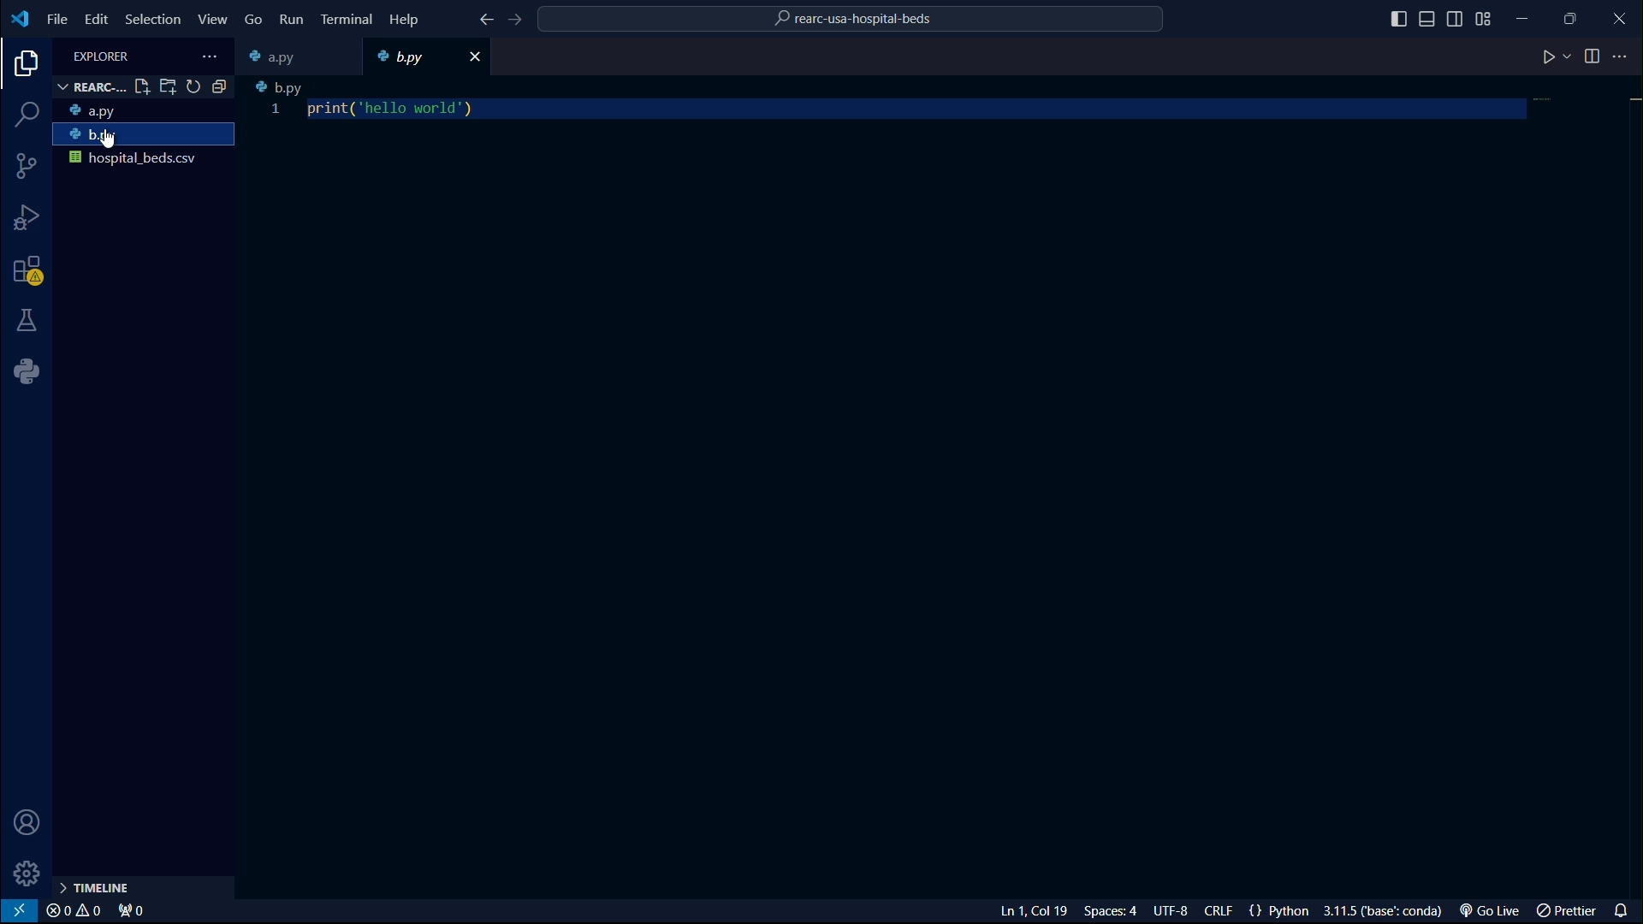 The width and height of the screenshot is (1643, 924). What do you see at coordinates (29, 323) in the screenshot?
I see `testing` at bounding box center [29, 323].